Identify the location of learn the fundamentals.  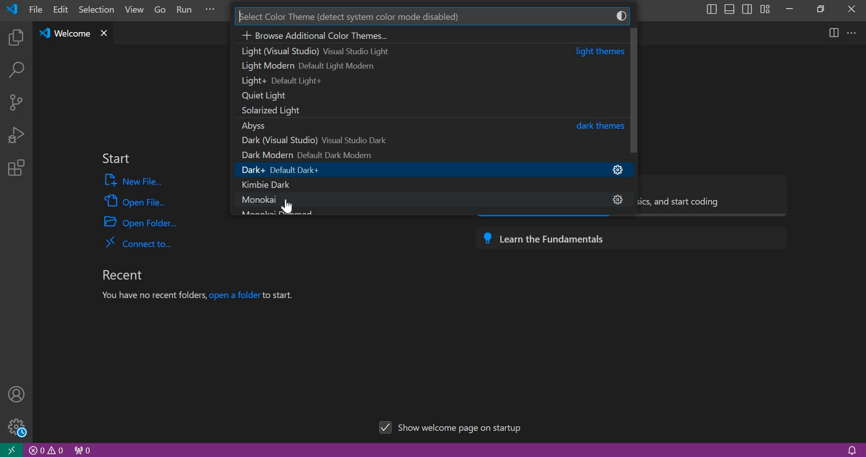
(630, 237).